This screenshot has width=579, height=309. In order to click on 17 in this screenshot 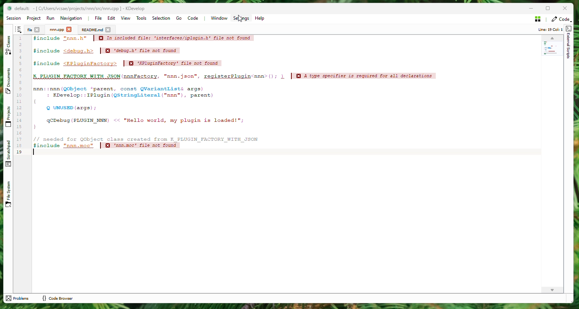, I will do `click(20, 139)`.